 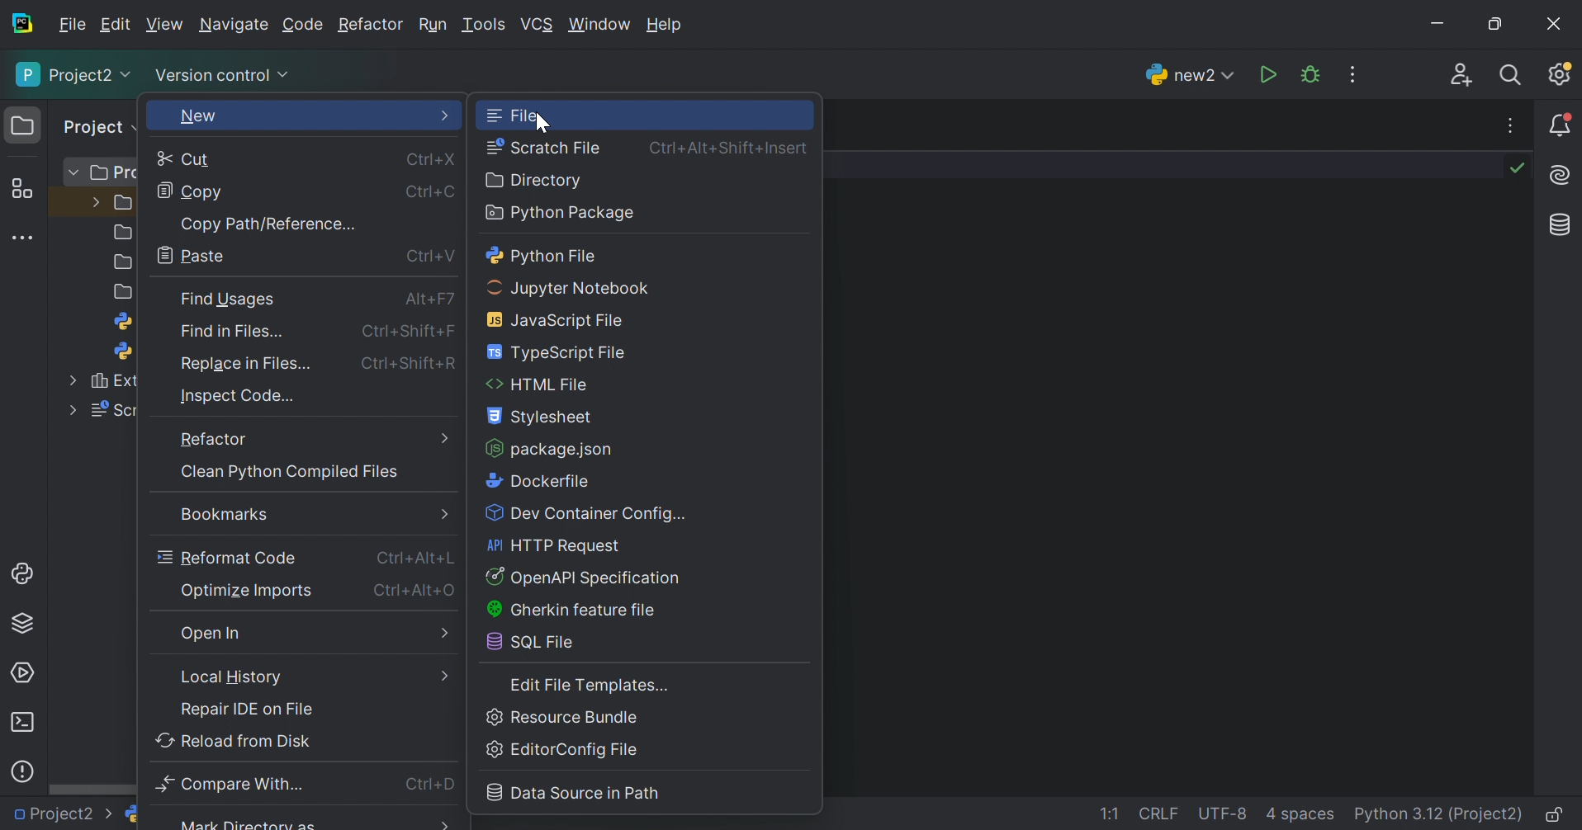 What do you see at coordinates (1512, 125) in the screenshot?
I see `Recent files, tab actions, and more` at bounding box center [1512, 125].